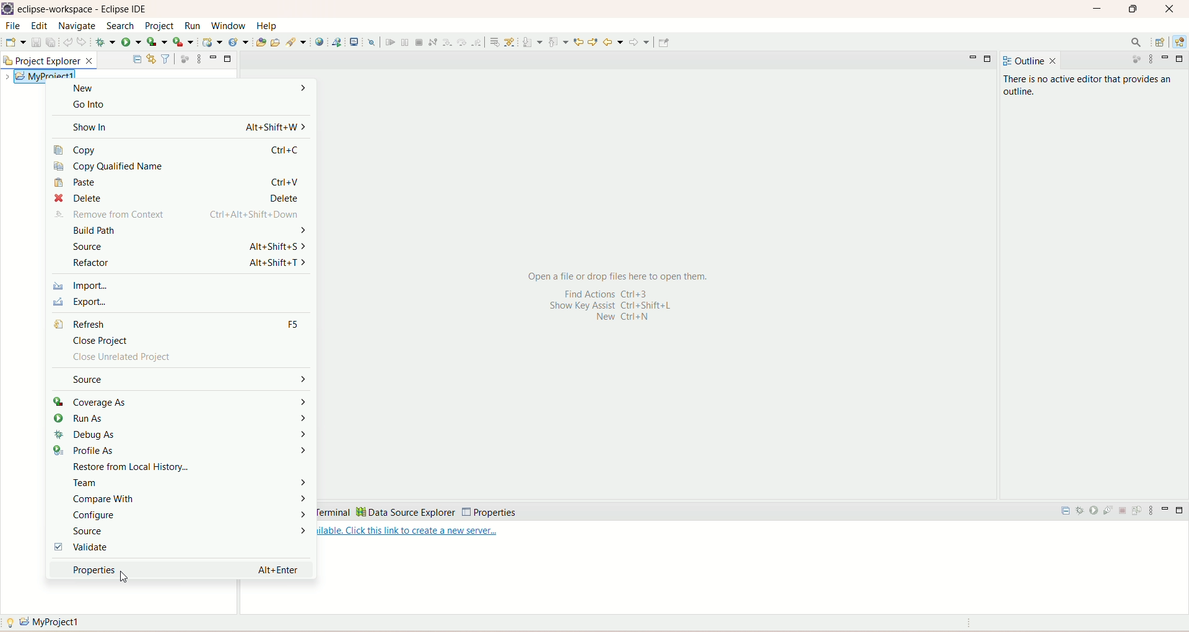 Image resolution: width=1189 pixels, height=632 pixels. I want to click on validate, so click(180, 547).